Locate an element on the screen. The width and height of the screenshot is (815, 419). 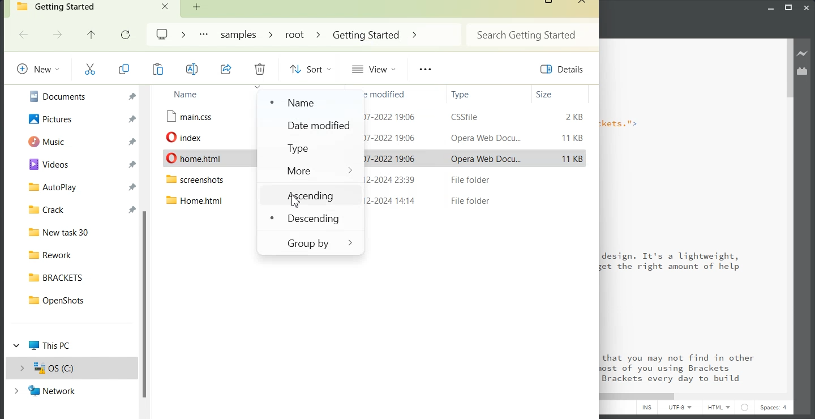
CSSfile is located at coordinates (467, 117).